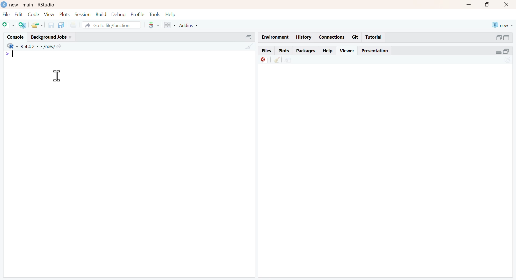  Describe the element at coordinates (375, 37) in the screenshot. I see `Tutorial` at that location.